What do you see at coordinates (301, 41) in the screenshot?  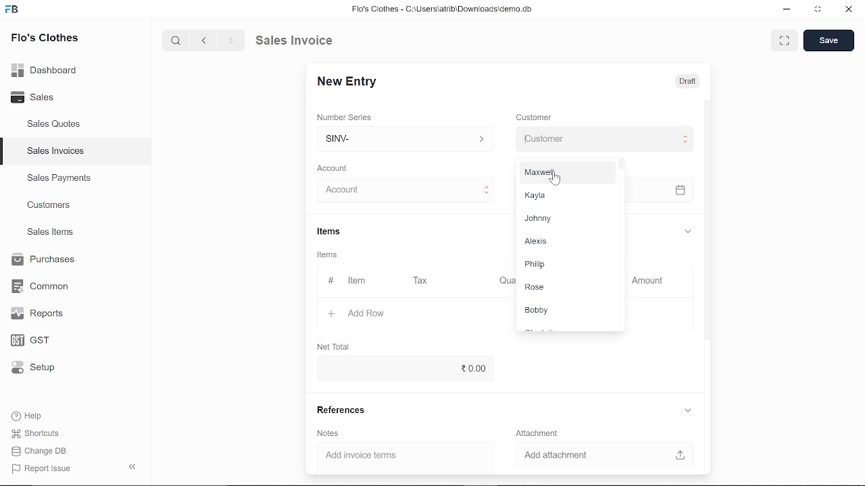 I see ` Sales Invoice` at bounding box center [301, 41].